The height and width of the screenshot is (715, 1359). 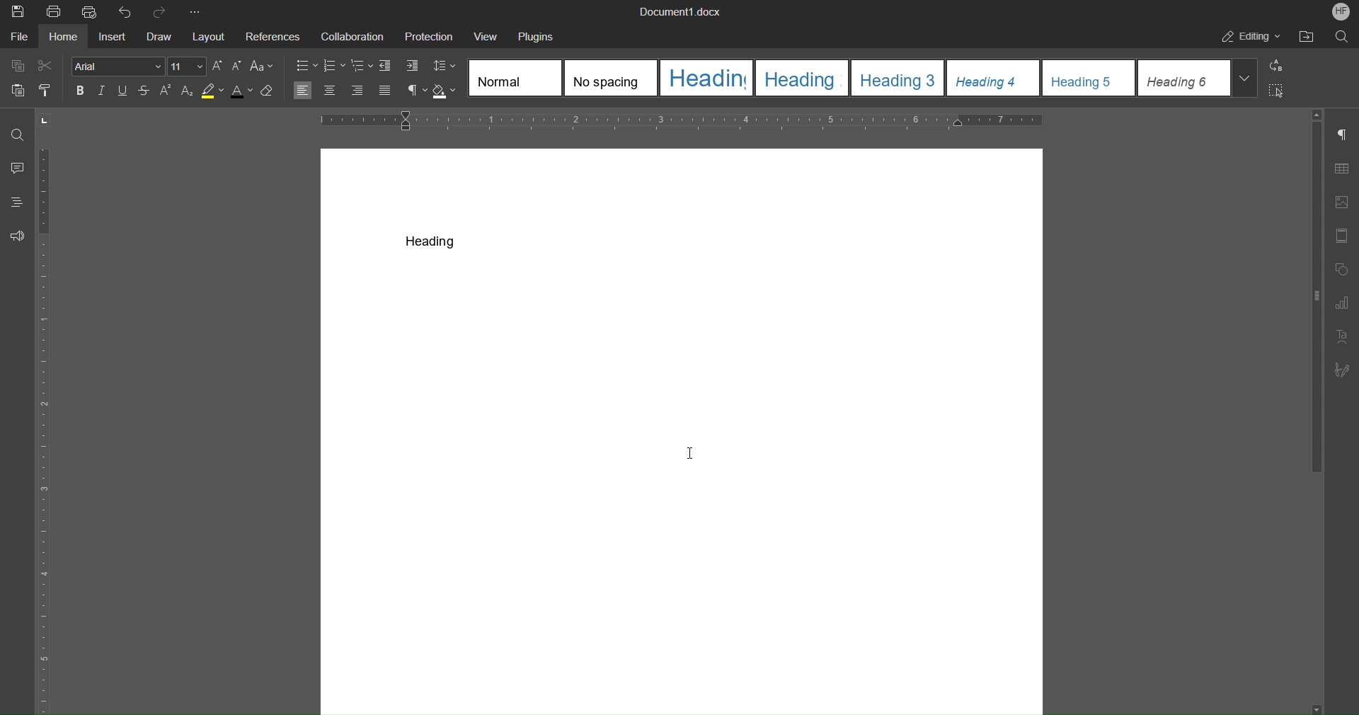 I want to click on Align Left, so click(x=304, y=91).